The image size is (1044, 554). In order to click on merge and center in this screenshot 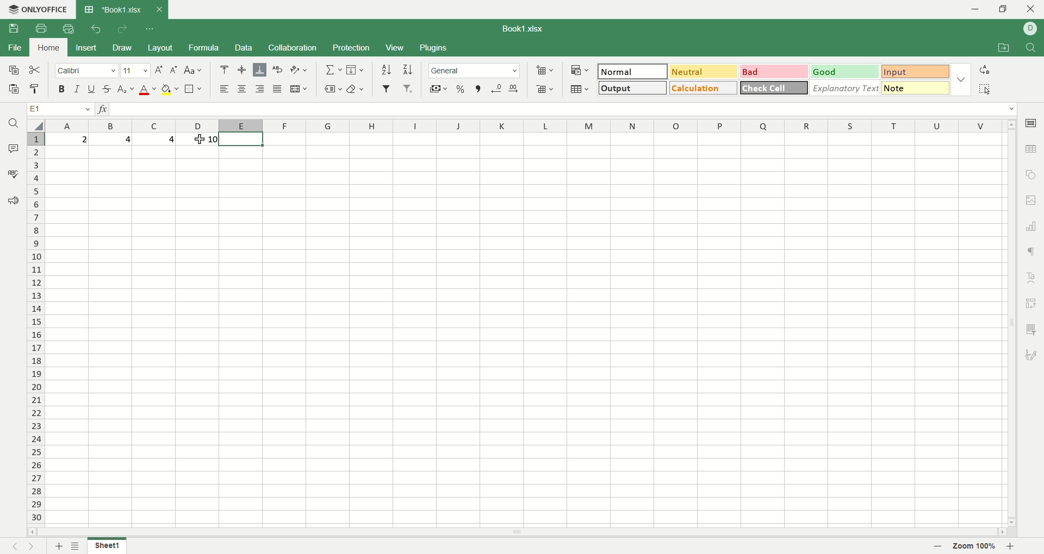, I will do `click(300, 88)`.